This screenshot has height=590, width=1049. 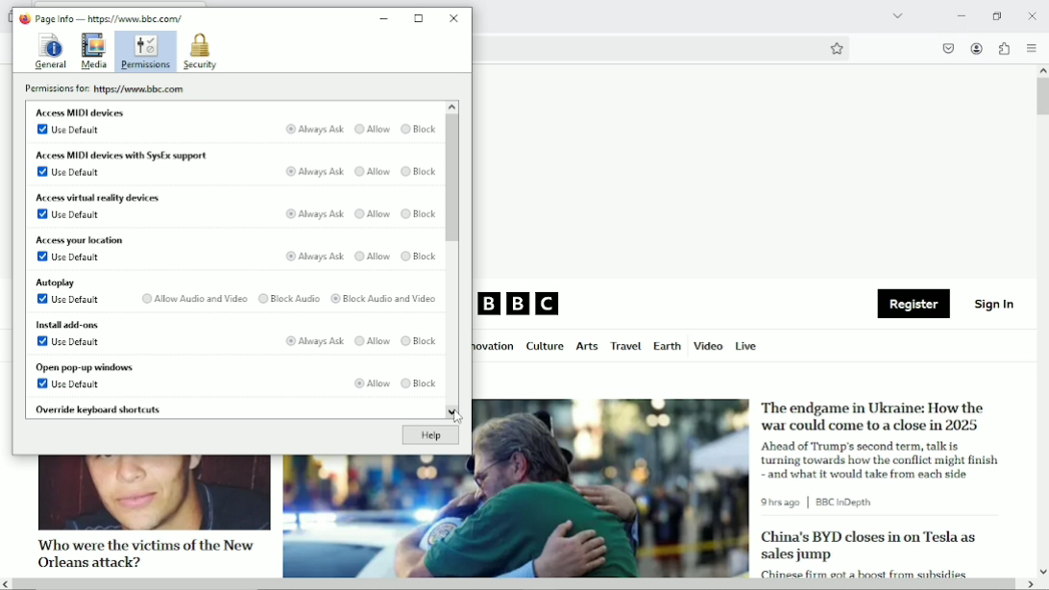 What do you see at coordinates (58, 283) in the screenshot?
I see `Autoplay` at bounding box center [58, 283].